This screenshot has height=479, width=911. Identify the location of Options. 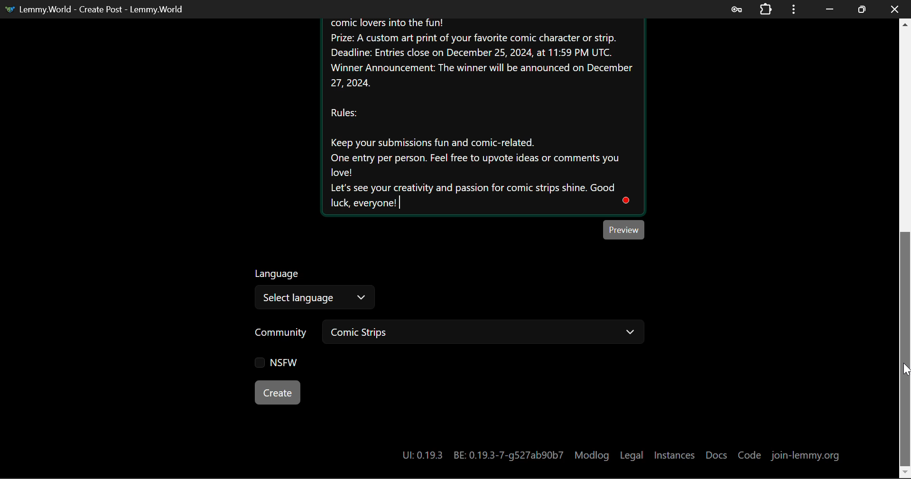
(792, 9).